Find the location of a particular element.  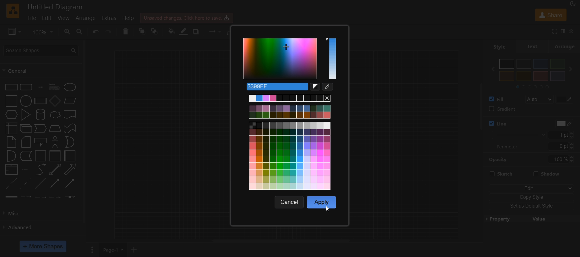

sketch is located at coordinates (501, 174).